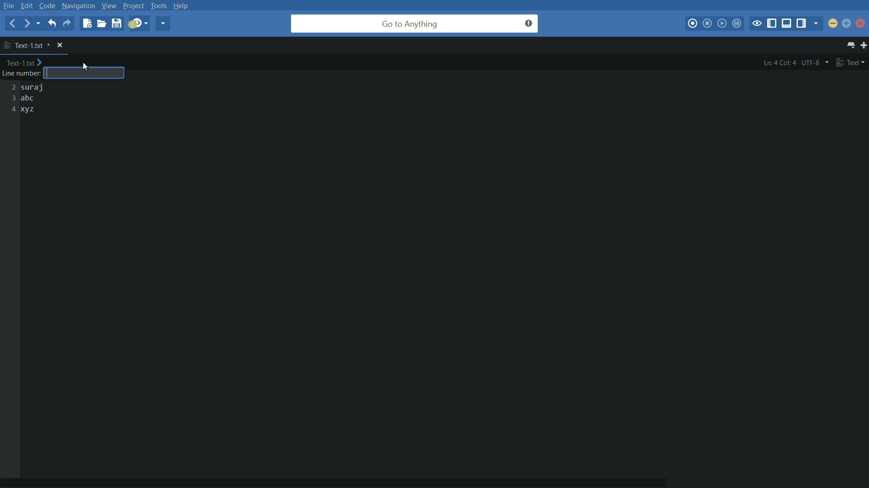  Describe the element at coordinates (864, 46) in the screenshot. I see `new tab` at that location.